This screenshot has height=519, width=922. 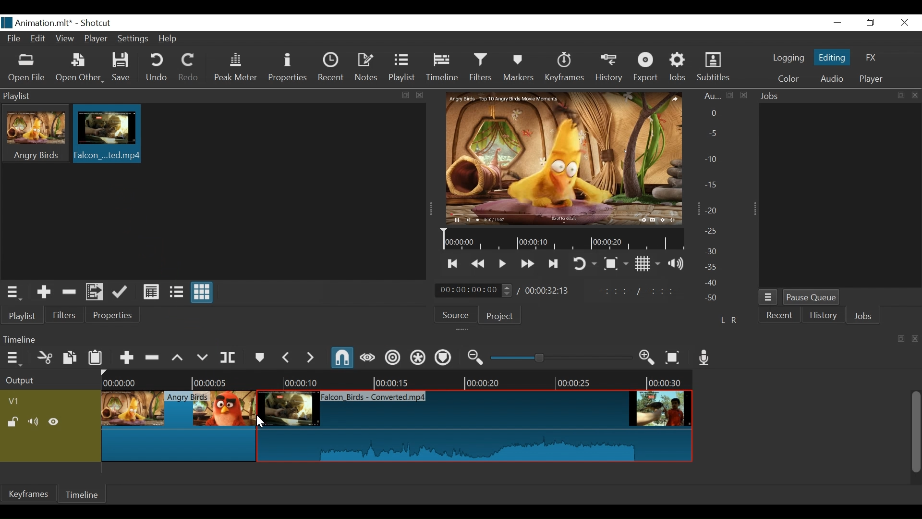 I want to click on Zoom Slider, so click(x=561, y=357).